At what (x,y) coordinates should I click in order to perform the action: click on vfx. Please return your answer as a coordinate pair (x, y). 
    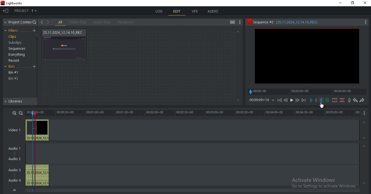
    Looking at the image, I should click on (195, 11).